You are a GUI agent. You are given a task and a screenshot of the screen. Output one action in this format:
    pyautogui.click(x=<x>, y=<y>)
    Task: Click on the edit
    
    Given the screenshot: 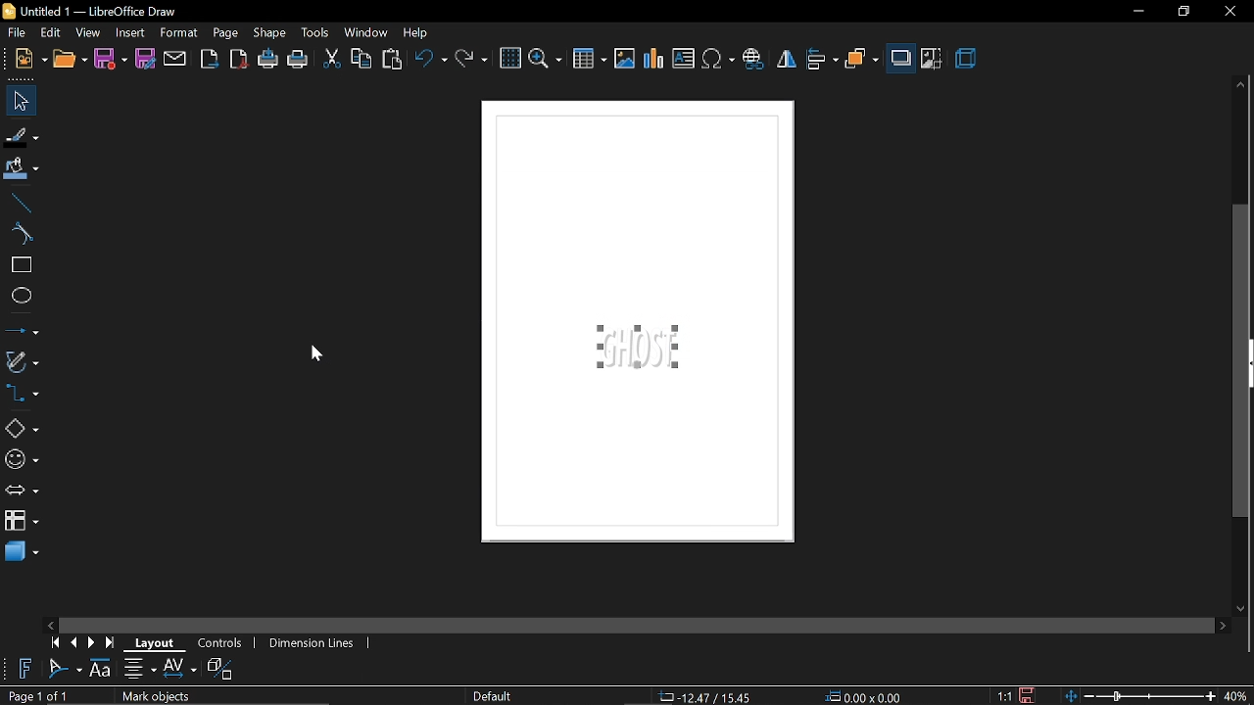 What is the action you would take?
    pyautogui.click(x=53, y=31)
    